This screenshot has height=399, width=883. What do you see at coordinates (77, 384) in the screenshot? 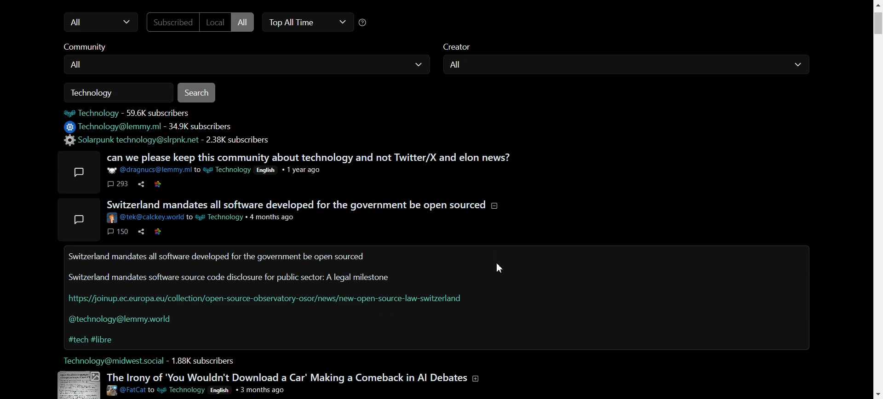
I see `Expand here` at bounding box center [77, 384].